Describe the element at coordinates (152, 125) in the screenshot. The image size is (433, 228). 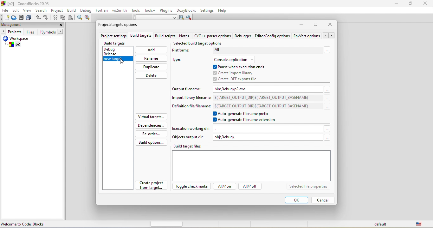
I see `dependencies` at that location.